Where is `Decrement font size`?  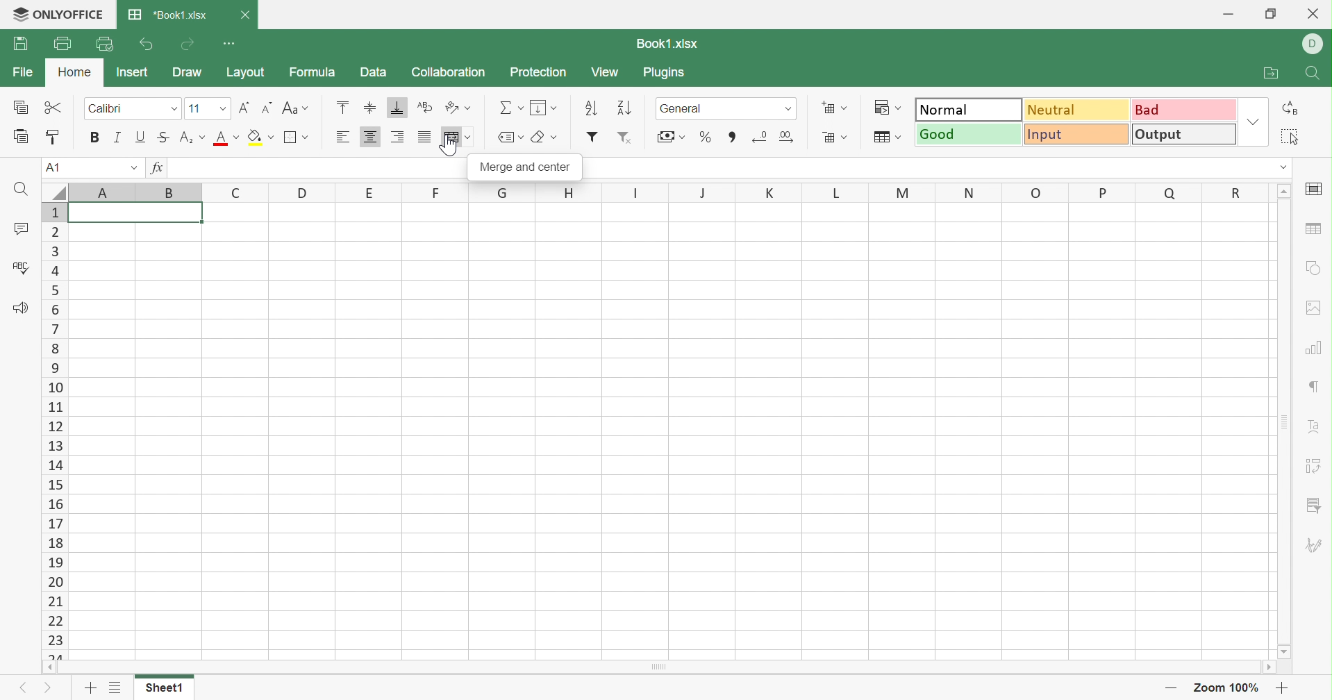
Decrement font size is located at coordinates (267, 108).